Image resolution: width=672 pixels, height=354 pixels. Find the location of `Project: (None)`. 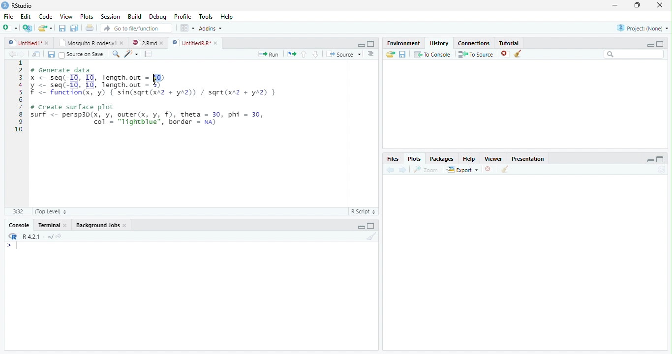

Project: (None) is located at coordinates (642, 28).